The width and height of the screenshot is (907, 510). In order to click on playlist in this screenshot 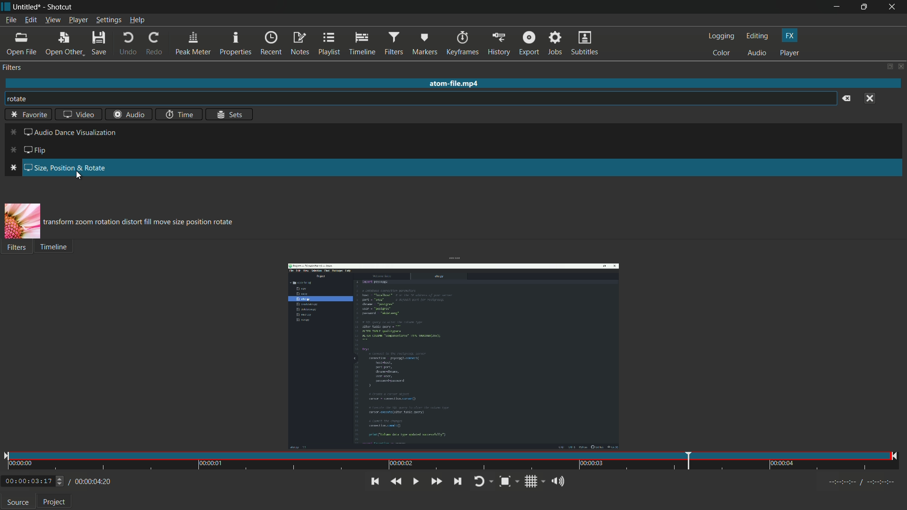, I will do `click(329, 44)`.